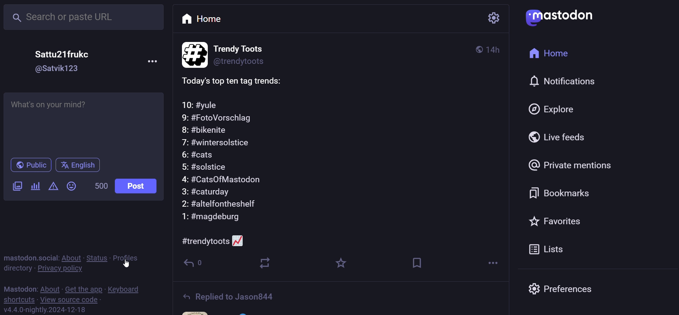 The width and height of the screenshot is (679, 315). Describe the element at coordinates (418, 263) in the screenshot. I see `bookmark` at that location.